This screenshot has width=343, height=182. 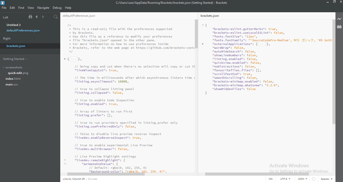 I want to click on getting started, so click(x=16, y=59).